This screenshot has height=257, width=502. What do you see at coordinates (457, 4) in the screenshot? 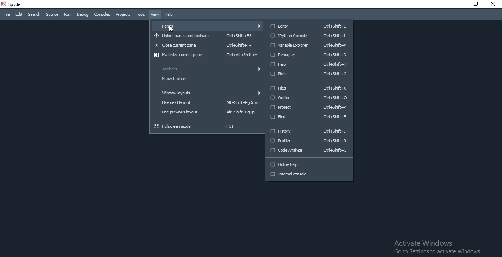
I see `Minimise` at bounding box center [457, 4].